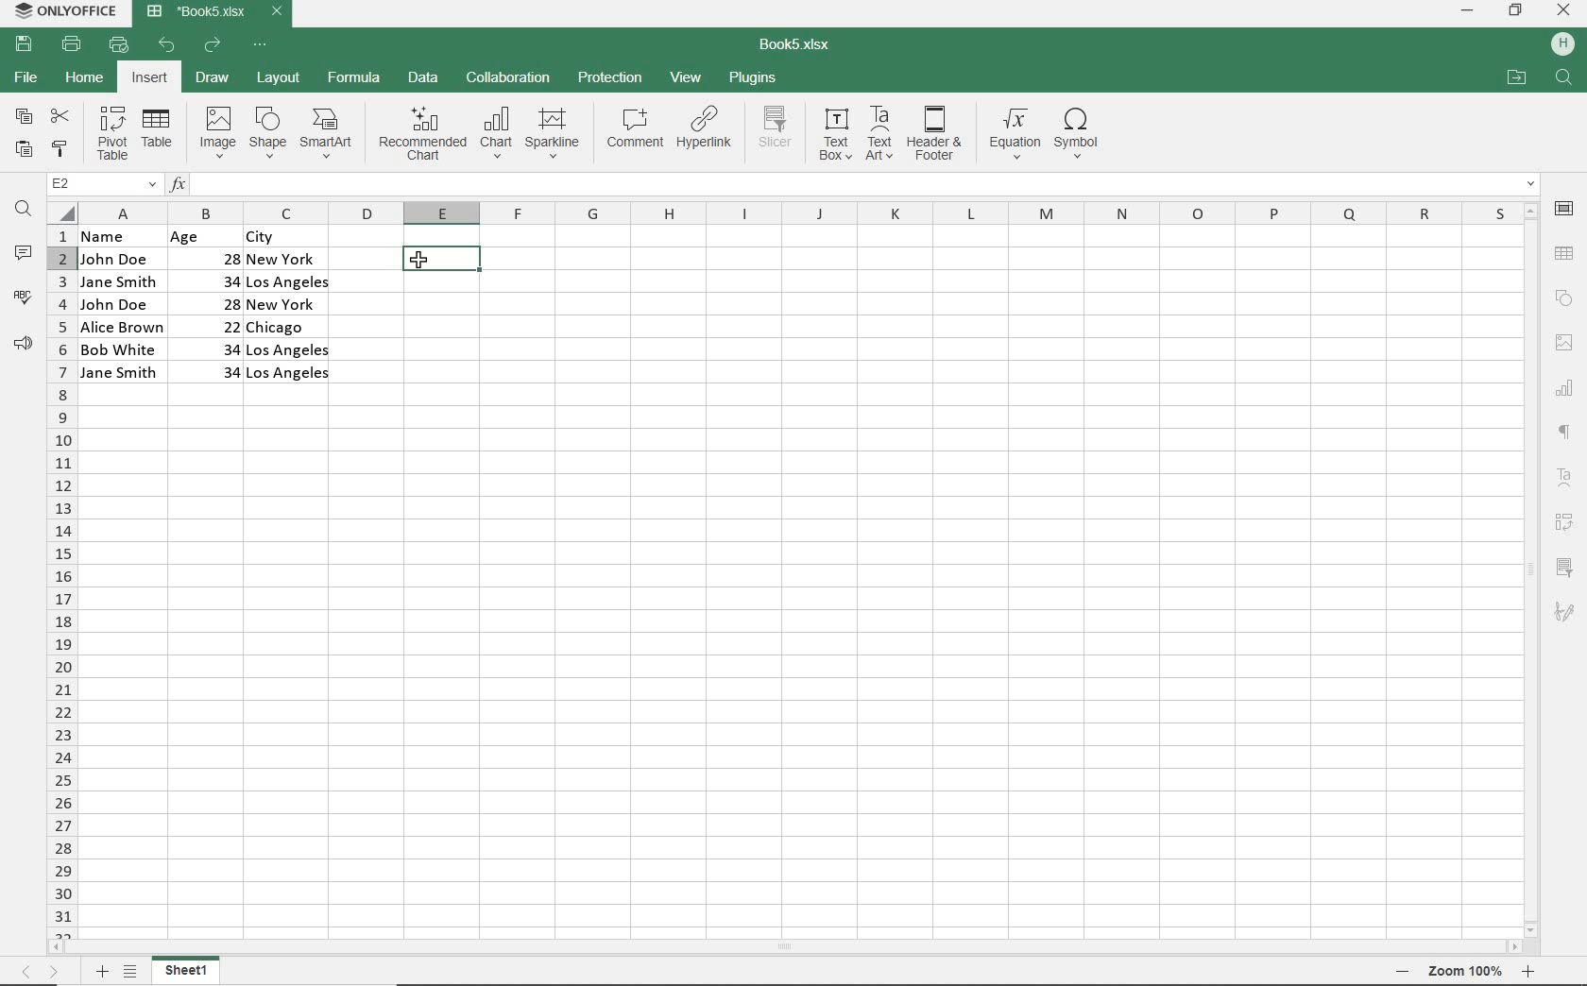 The image size is (1587, 986). Describe the element at coordinates (187, 973) in the screenshot. I see `SHEET1` at that location.